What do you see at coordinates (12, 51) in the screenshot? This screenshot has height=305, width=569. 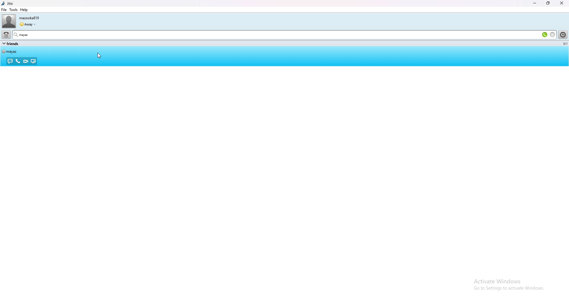 I see `mayaz` at bounding box center [12, 51].